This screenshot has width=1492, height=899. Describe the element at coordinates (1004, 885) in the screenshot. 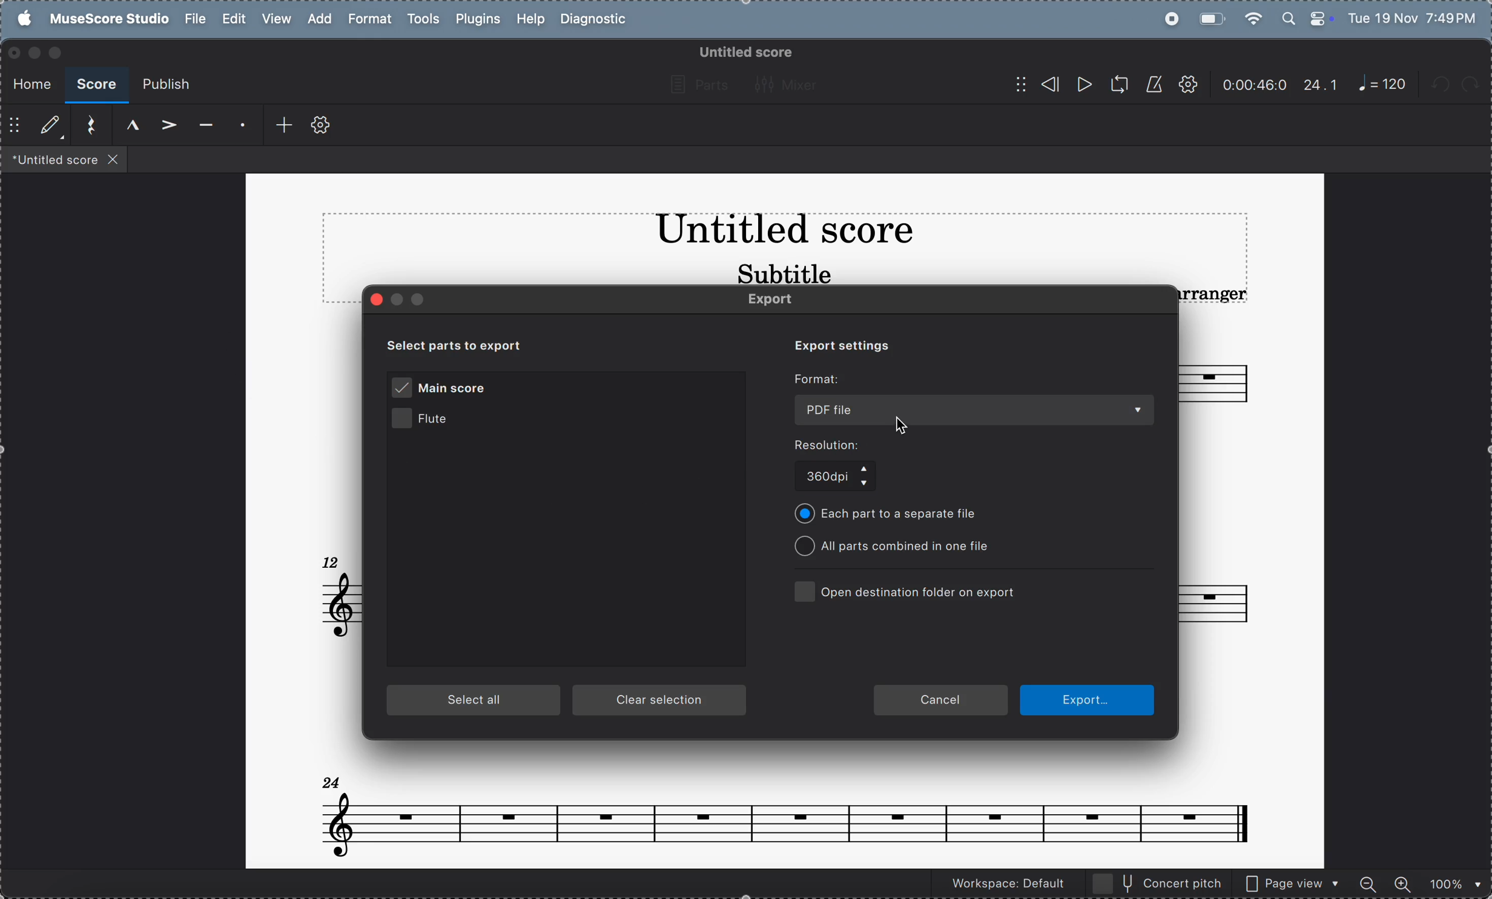

I see `workspace default` at that location.